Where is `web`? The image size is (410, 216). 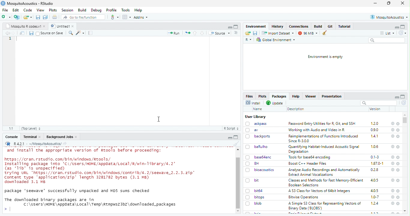 web is located at coordinates (393, 170).